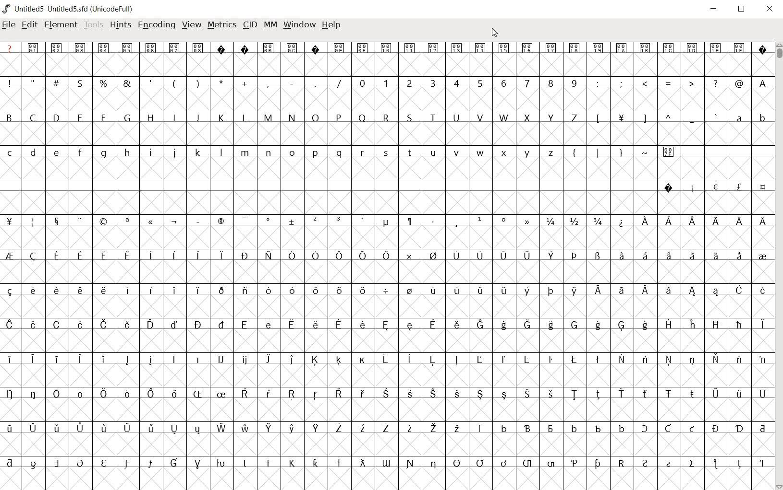  Describe the element at coordinates (198, 429) in the screenshot. I see `Symbol` at that location.